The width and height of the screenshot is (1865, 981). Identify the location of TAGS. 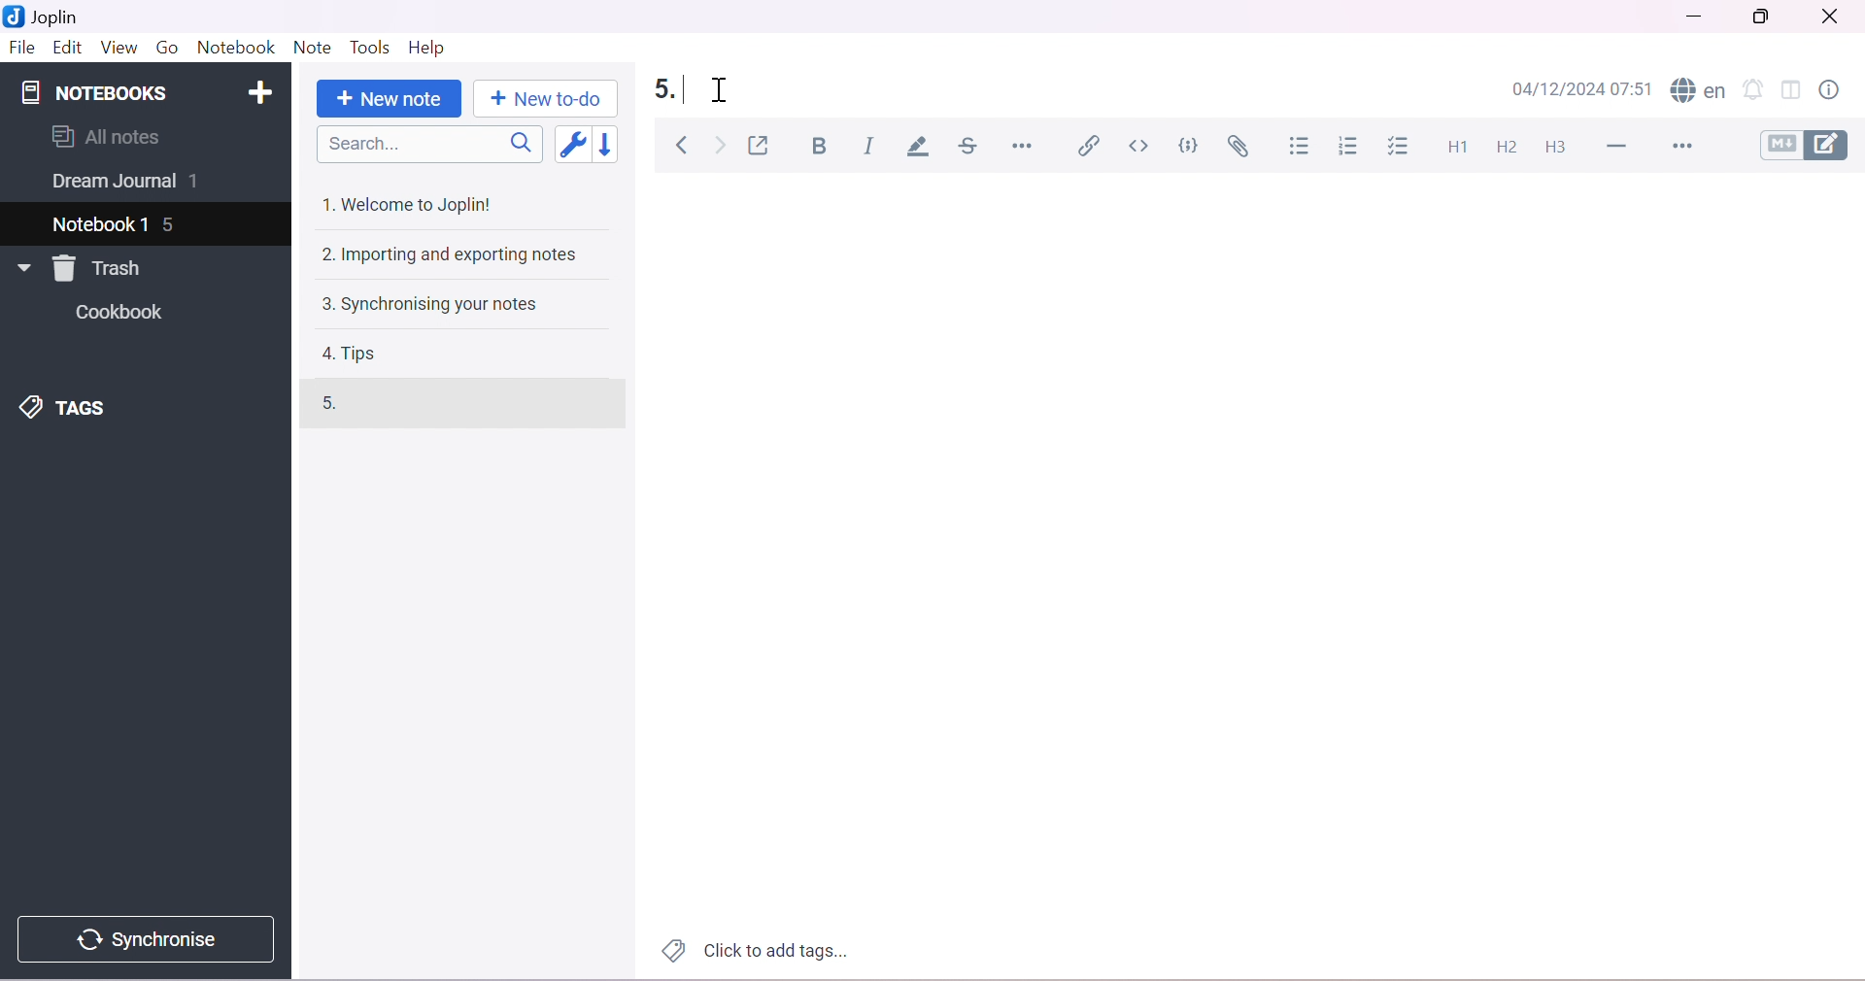
(72, 406).